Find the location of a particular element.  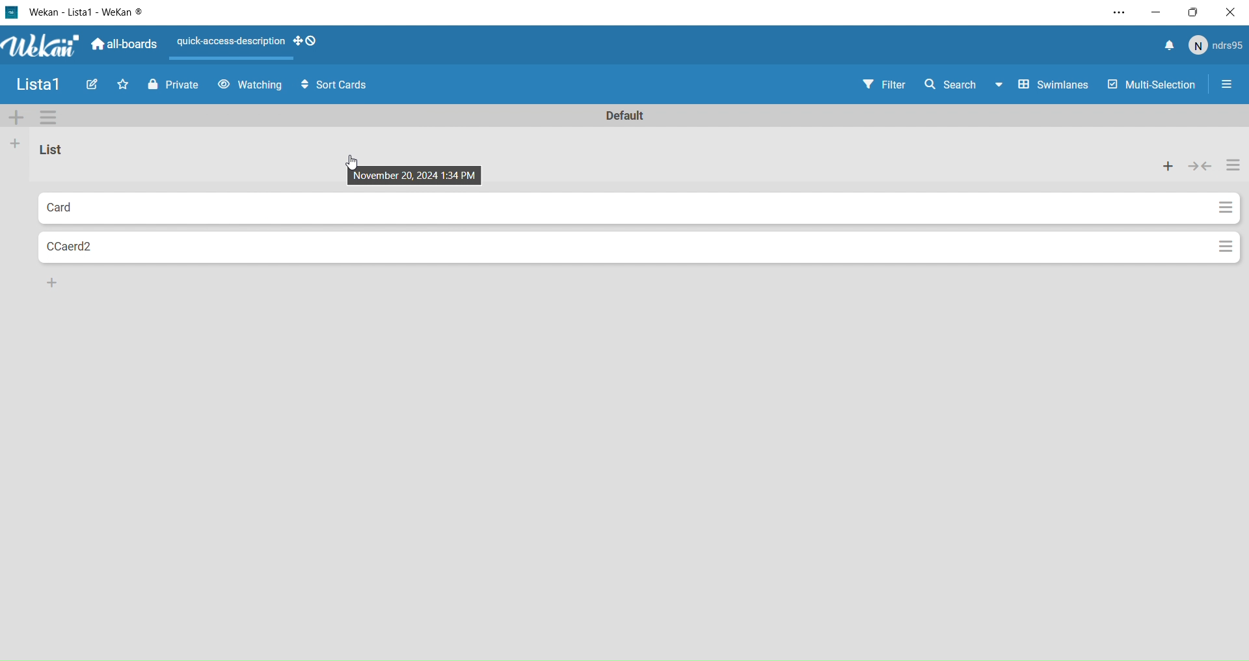

Notifications is located at coordinates (1166, 44).